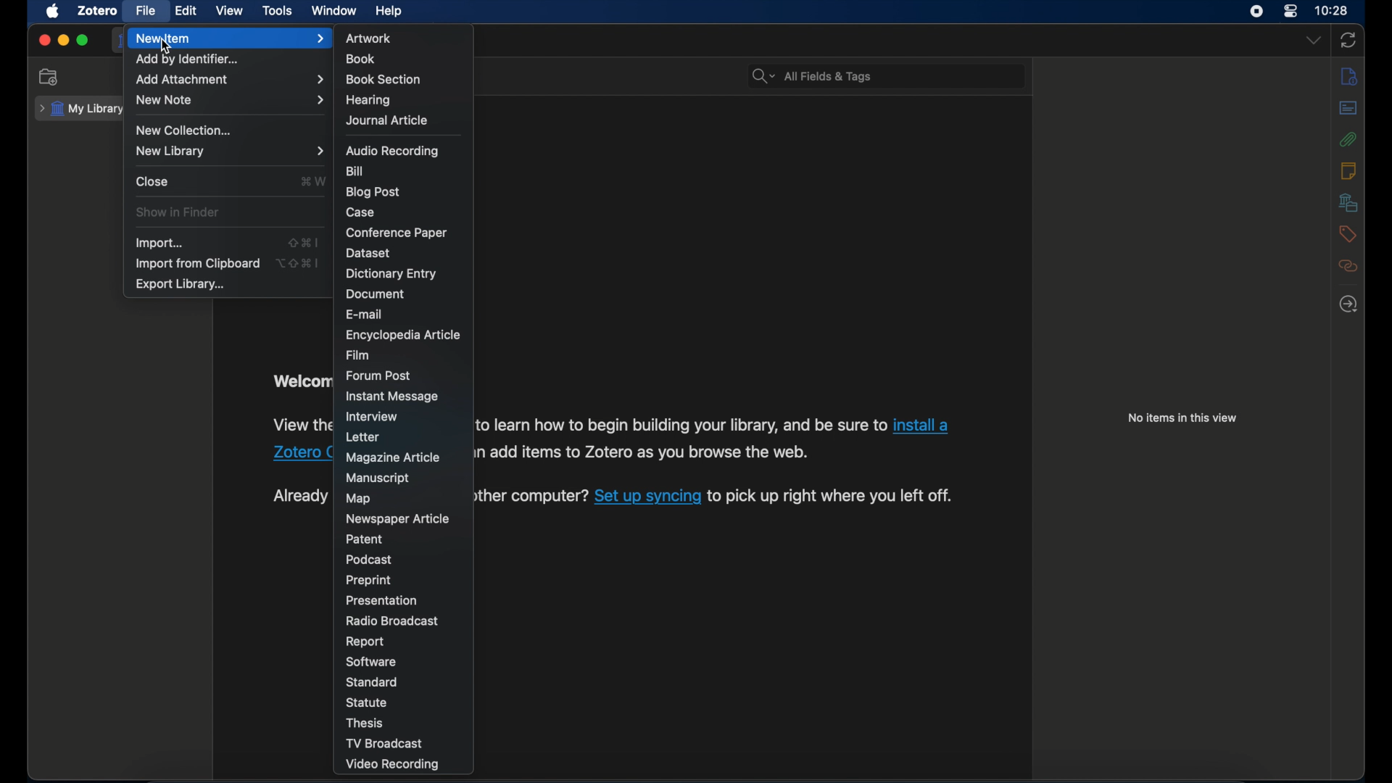 Image resolution: width=1392 pixels, height=783 pixels. What do you see at coordinates (647, 495) in the screenshot?
I see `link` at bounding box center [647, 495].